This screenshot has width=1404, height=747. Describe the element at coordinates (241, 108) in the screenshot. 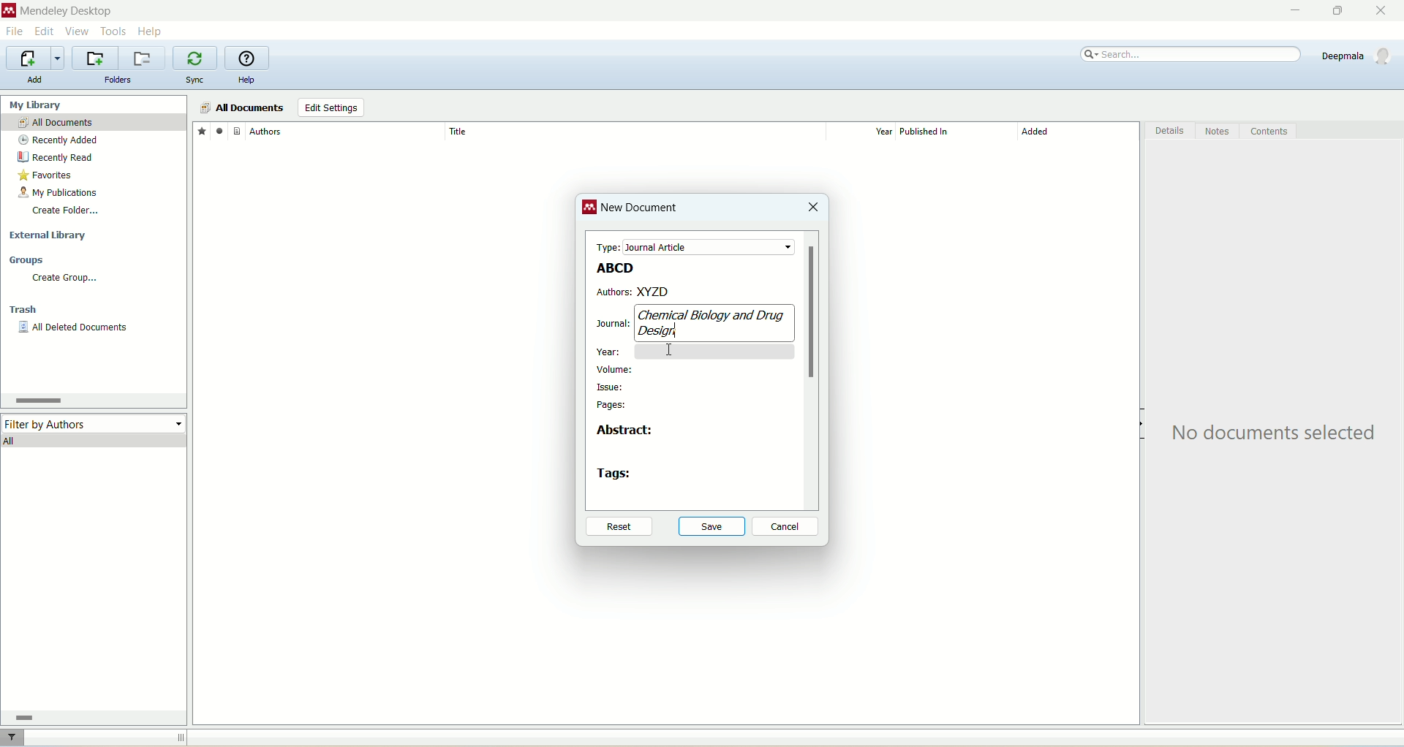

I see `all documents` at that location.